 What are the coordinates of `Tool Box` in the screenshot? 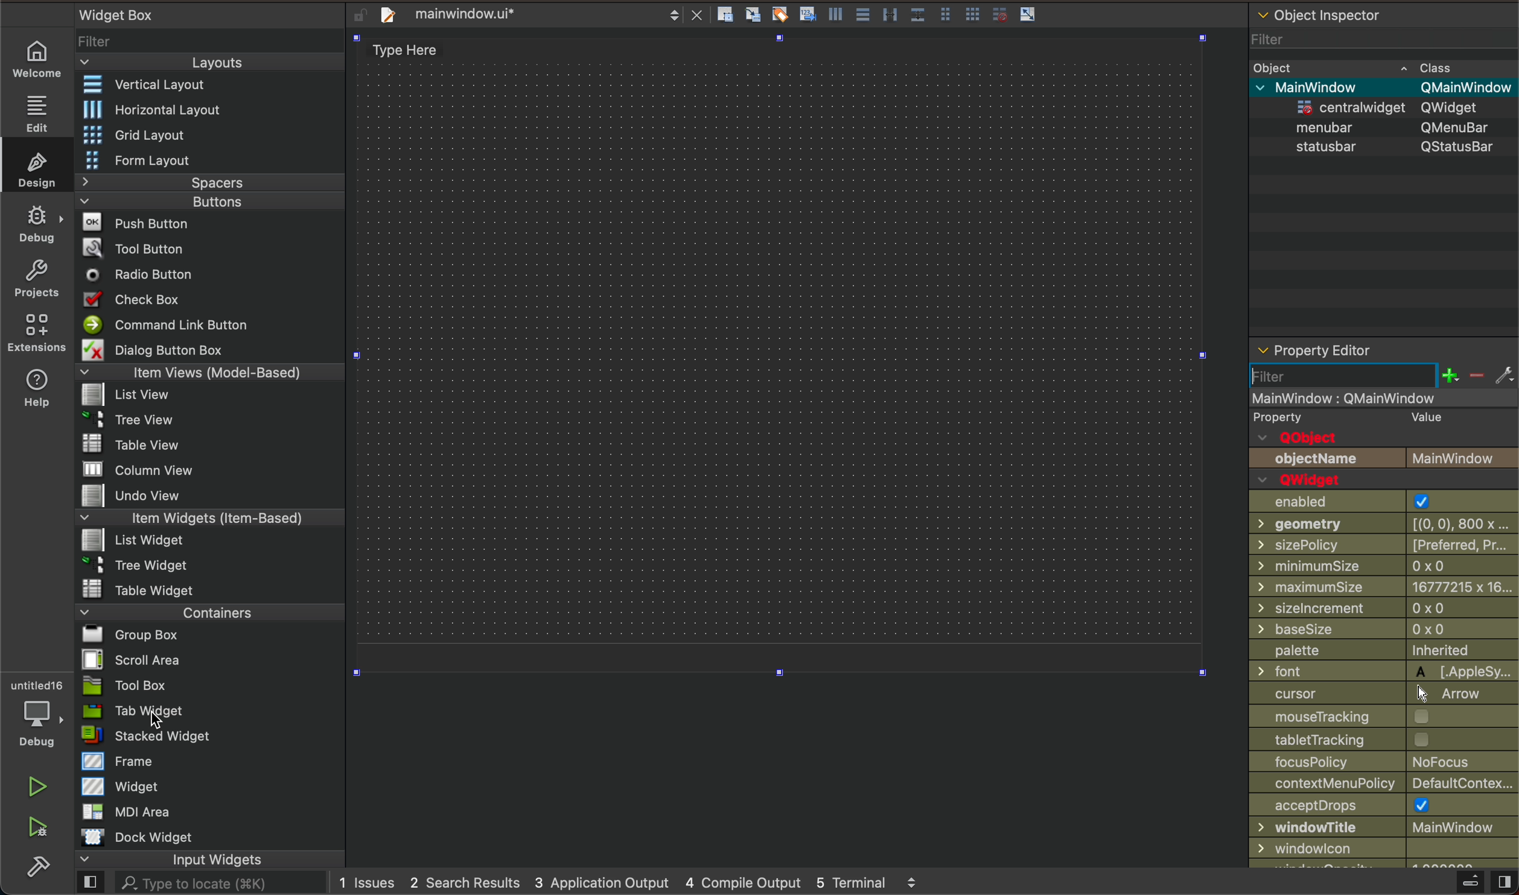 It's located at (143, 688).